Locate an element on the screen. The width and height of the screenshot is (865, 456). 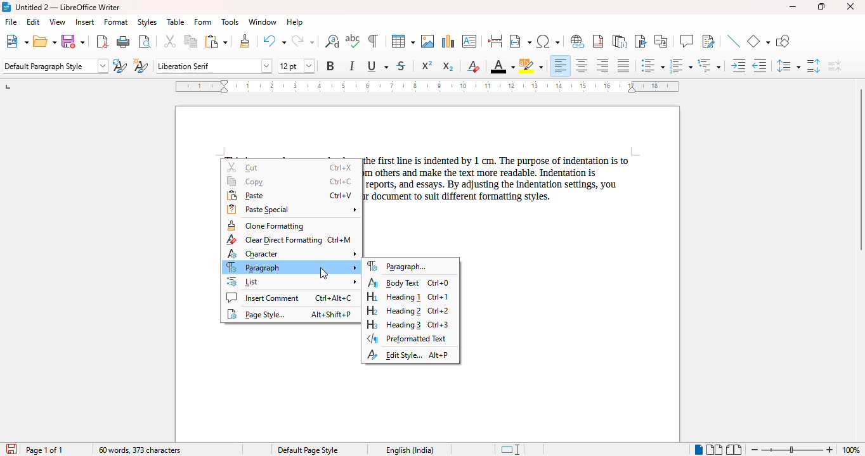
file is located at coordinates (11, 22).